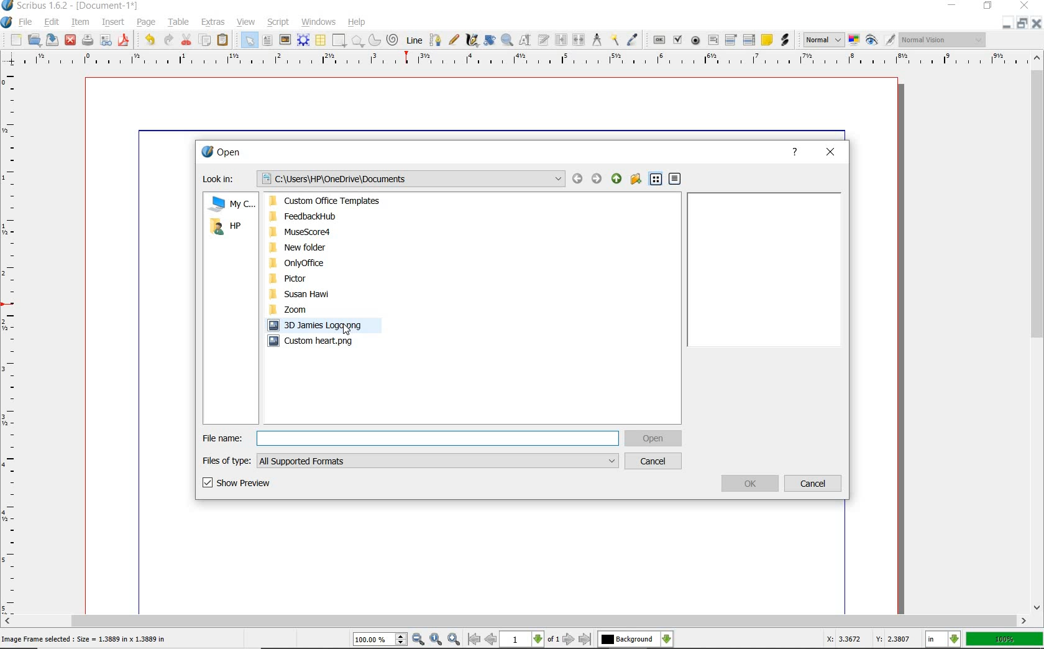  What do you see at coordinates (226, 227) in the screenshot?
I see `HP` at bounding box center [226, 227].